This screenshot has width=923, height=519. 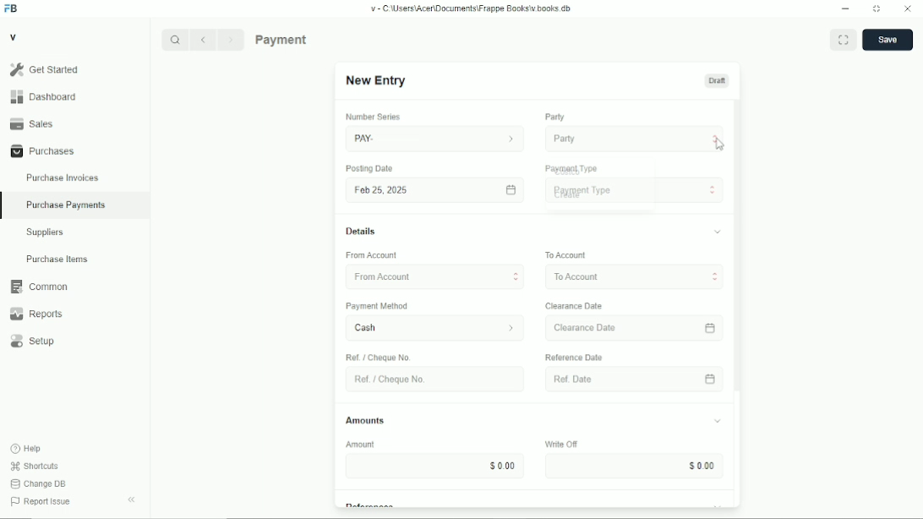 What do you see at coordinates (430, 380) in the screenshot?
I see `Ret. Choque No.` at bounding box center [430, 380].